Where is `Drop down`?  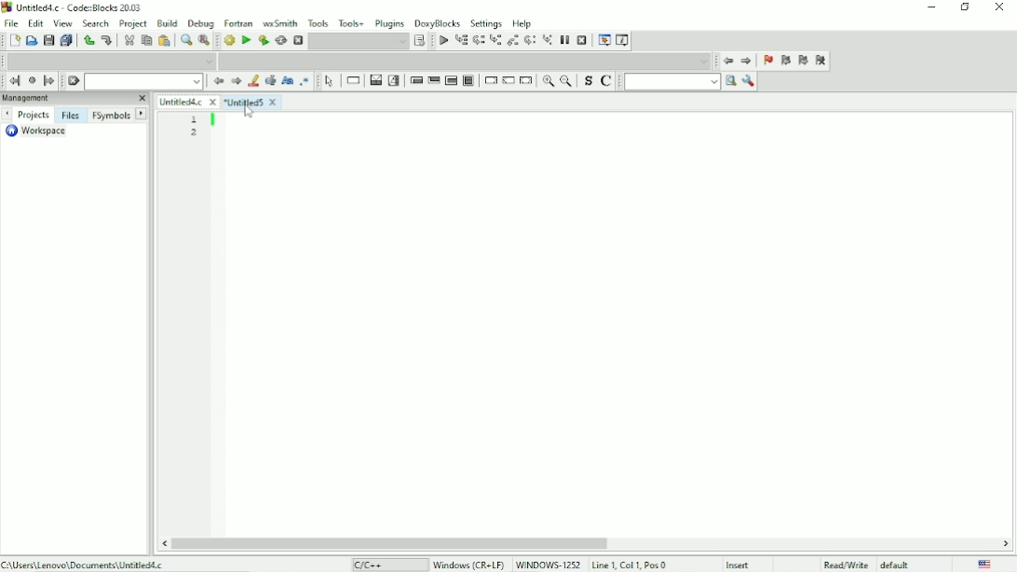
Drop down is located at coordinates (143, 81).